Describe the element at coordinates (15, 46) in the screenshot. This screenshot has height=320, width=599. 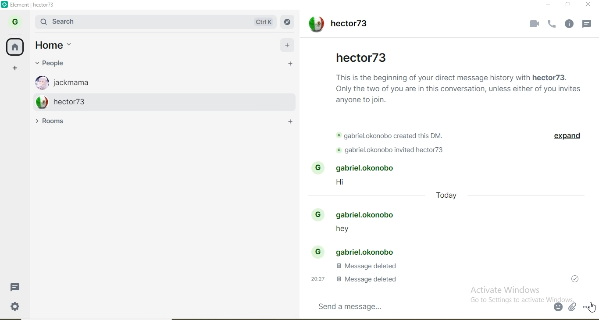
I see `home` at that location.